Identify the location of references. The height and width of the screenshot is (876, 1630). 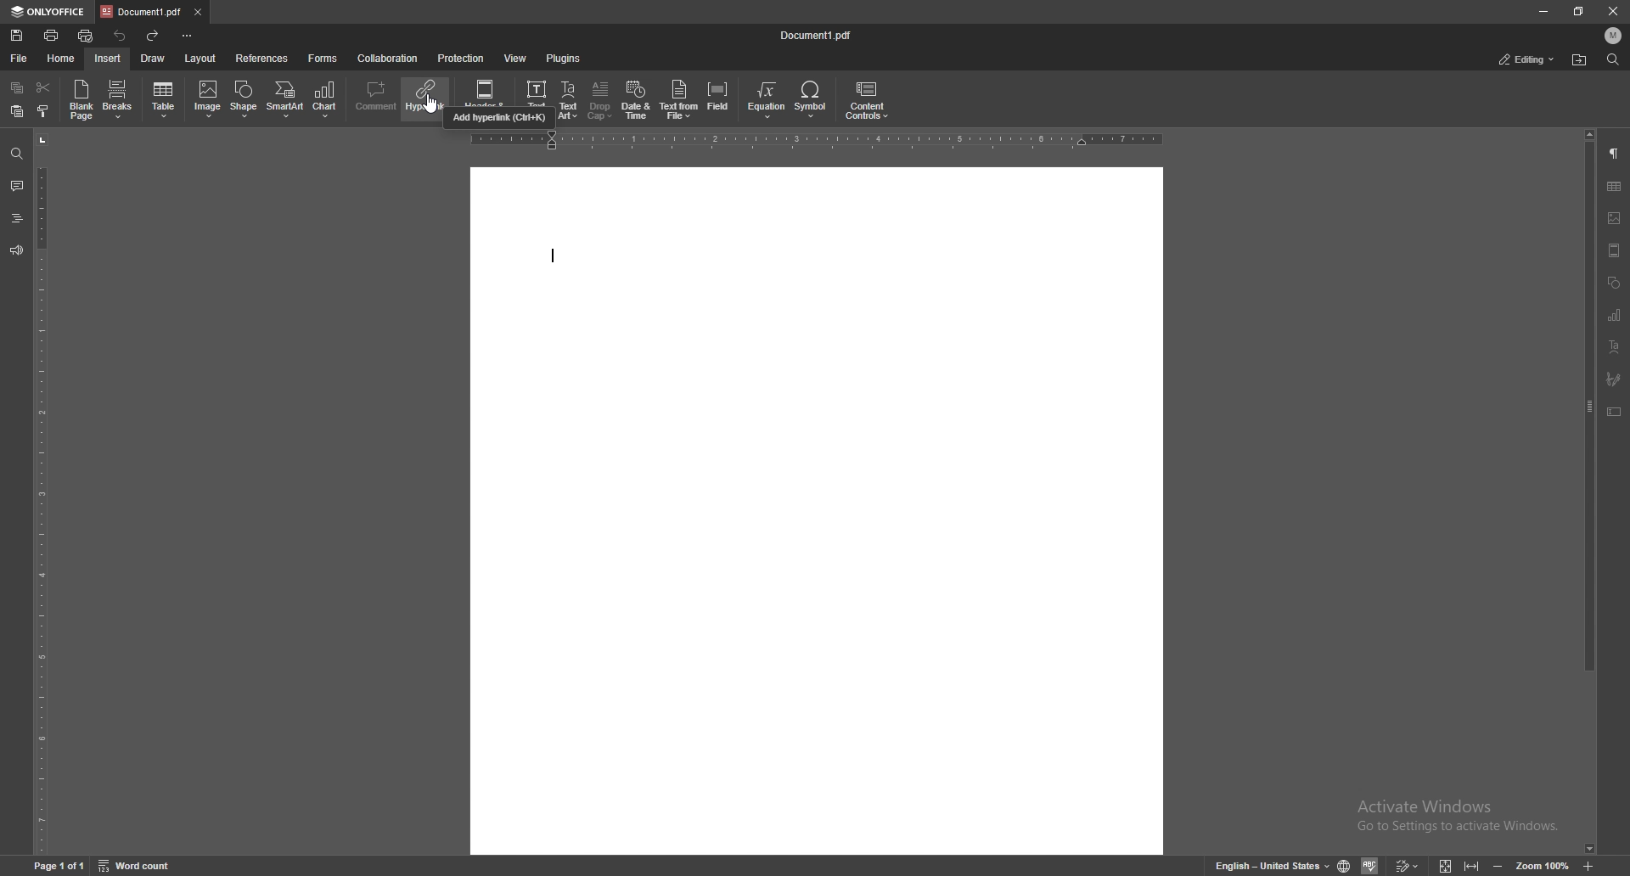
(262, 58).